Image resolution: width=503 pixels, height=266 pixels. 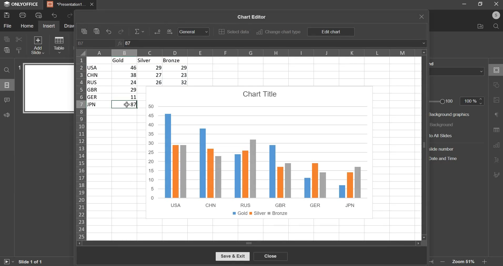 What do you see at coordinates (69, 16) in the screenshot?
I see `redo` at bounding box center [69, 16].